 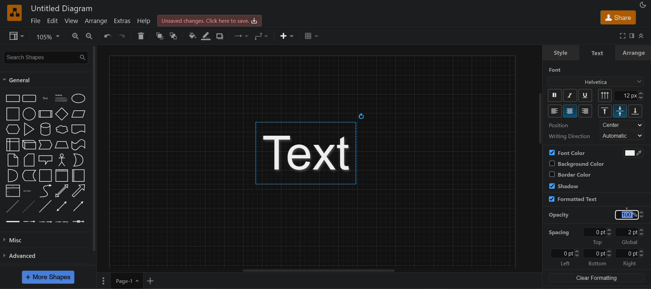 I want to click on bidirectional connector, so click(x=62, y=206).